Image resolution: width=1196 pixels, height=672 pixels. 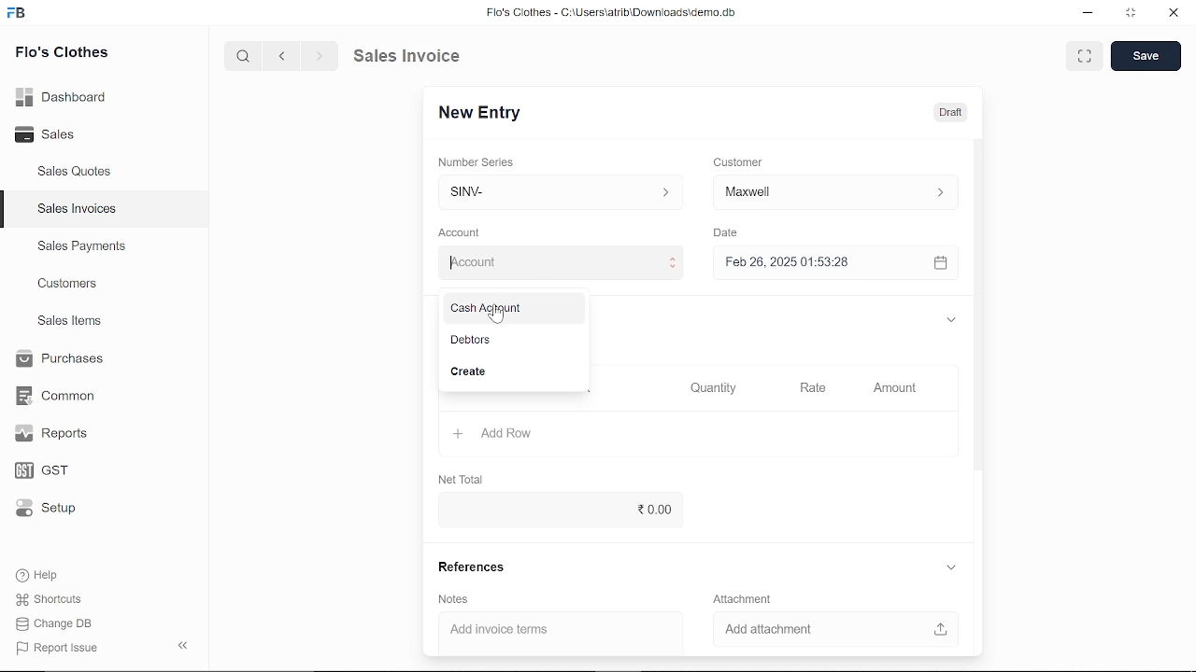 What do you see at coordinates (65, 135) in the screenshot?
I see `Sales` at bounding box center [65, 135].